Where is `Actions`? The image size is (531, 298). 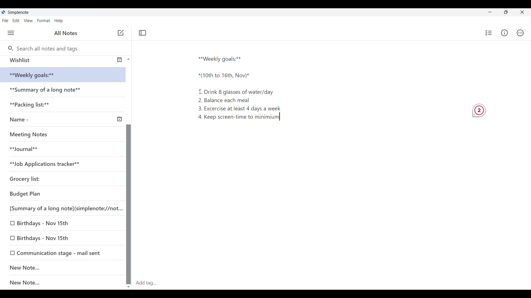
Actions is located at coordinates (523, 33).